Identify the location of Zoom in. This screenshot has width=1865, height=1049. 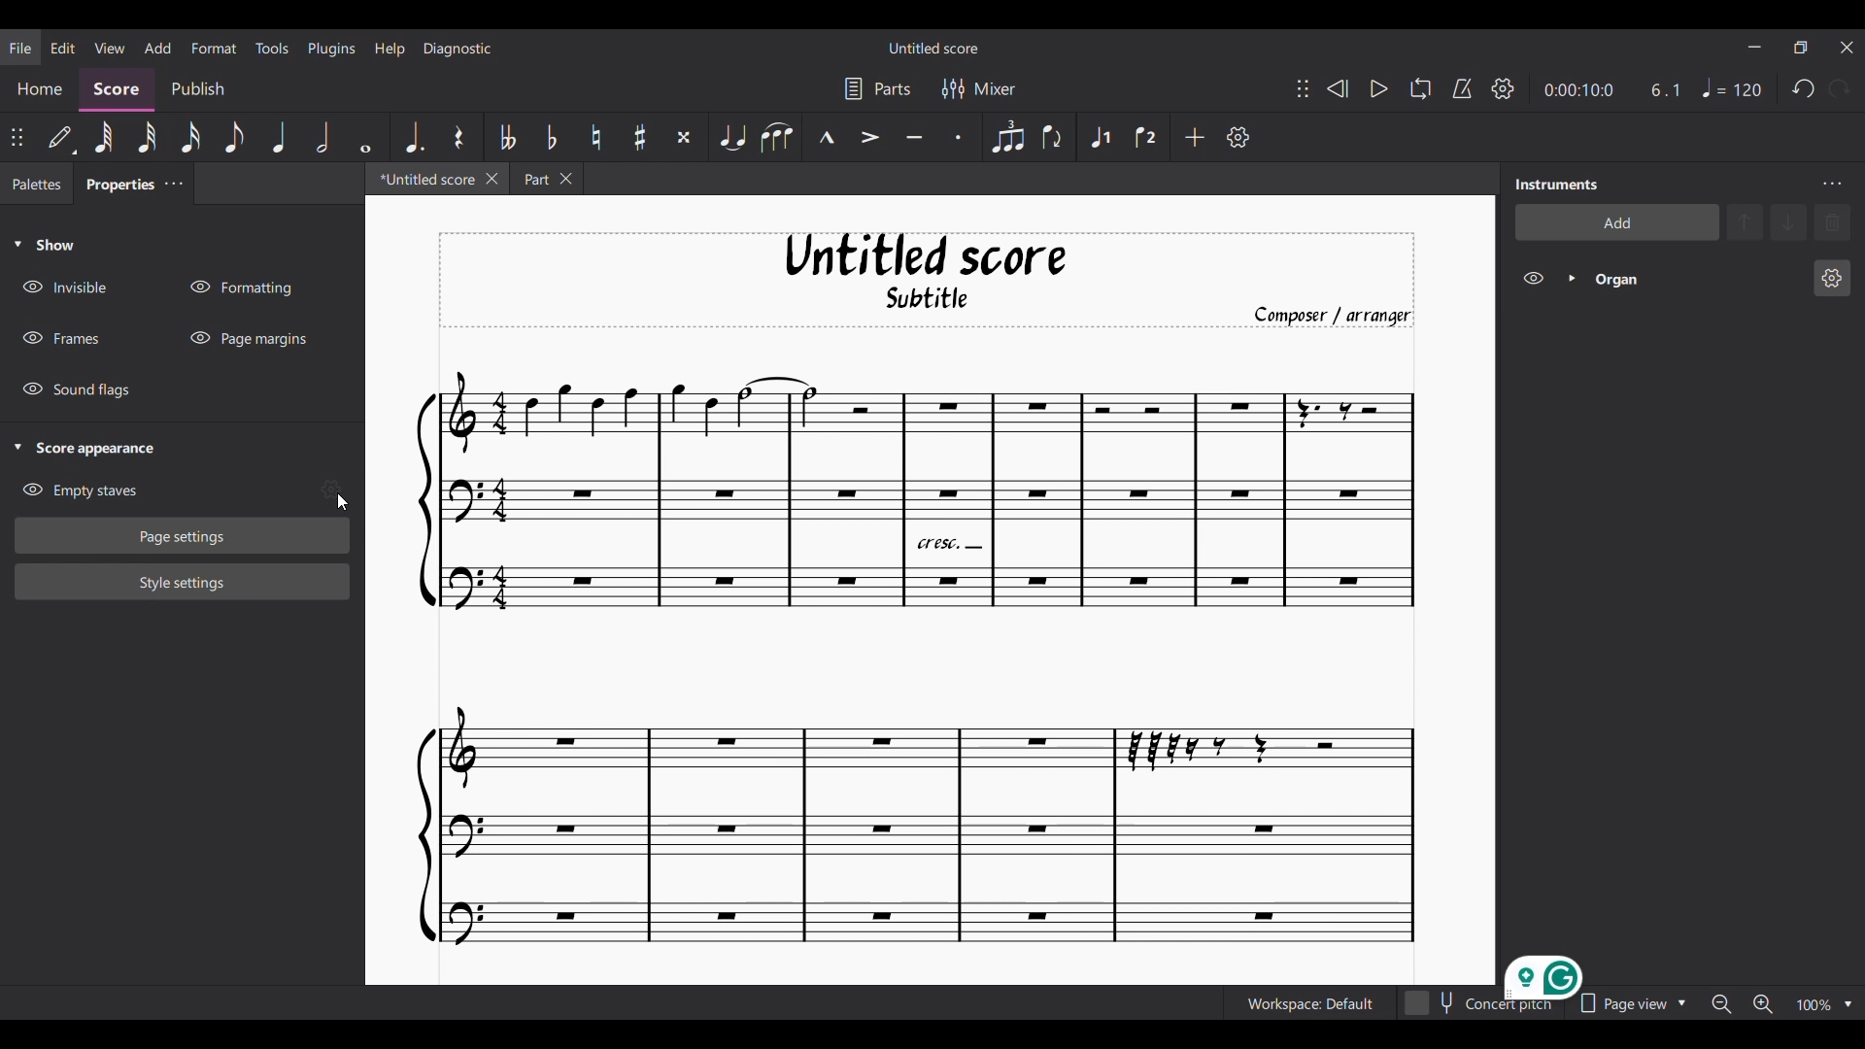
(1762, 1004).